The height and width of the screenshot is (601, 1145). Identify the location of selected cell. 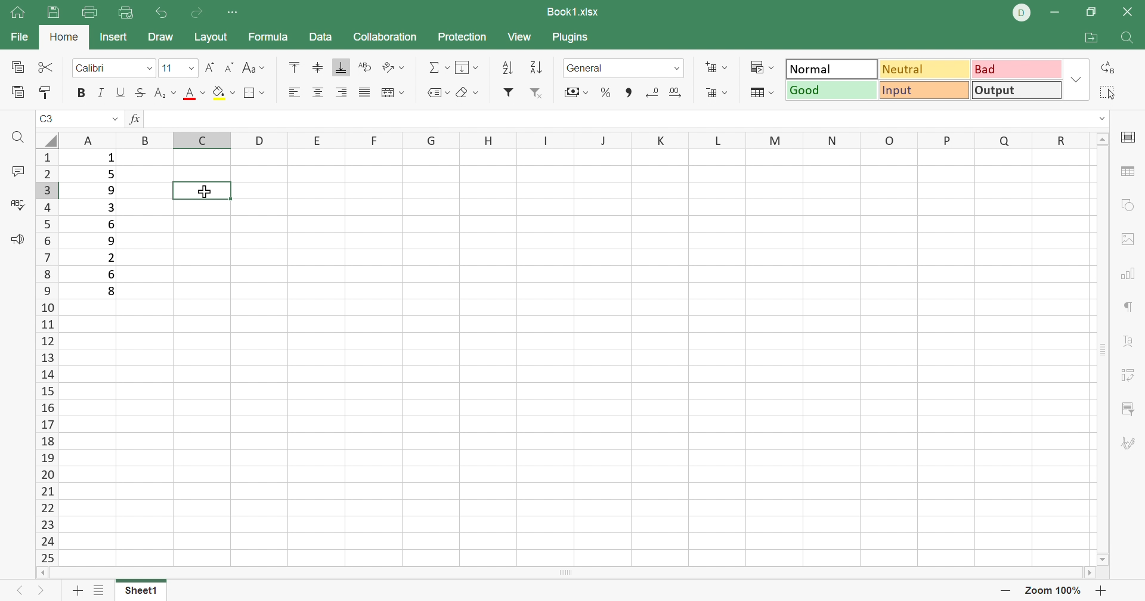
(203, 190).